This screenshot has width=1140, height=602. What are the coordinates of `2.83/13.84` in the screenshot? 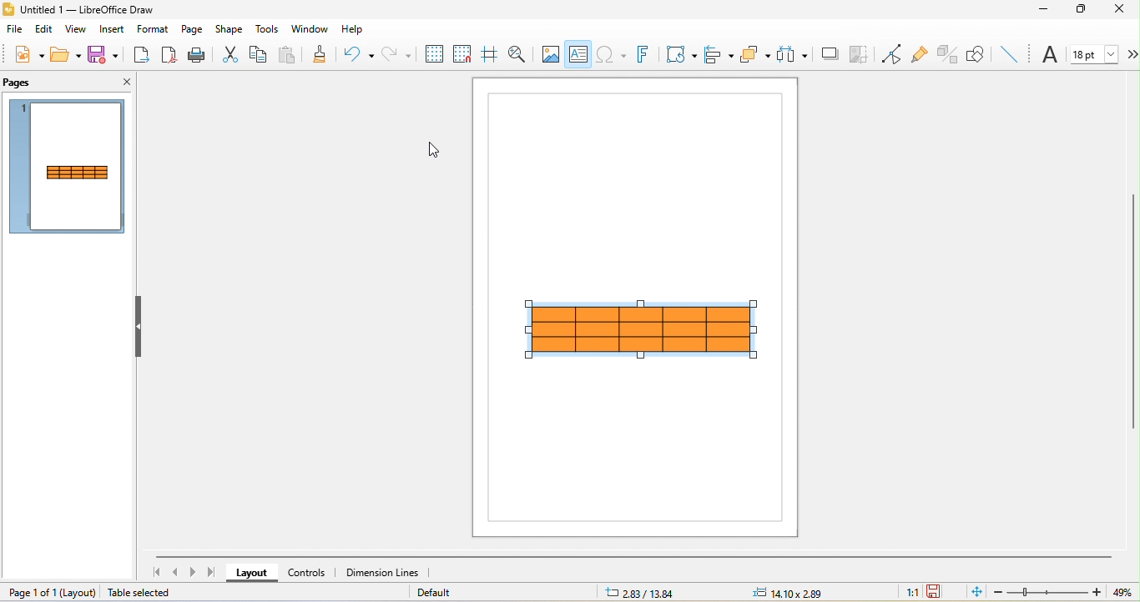 It's located at (643, 593).